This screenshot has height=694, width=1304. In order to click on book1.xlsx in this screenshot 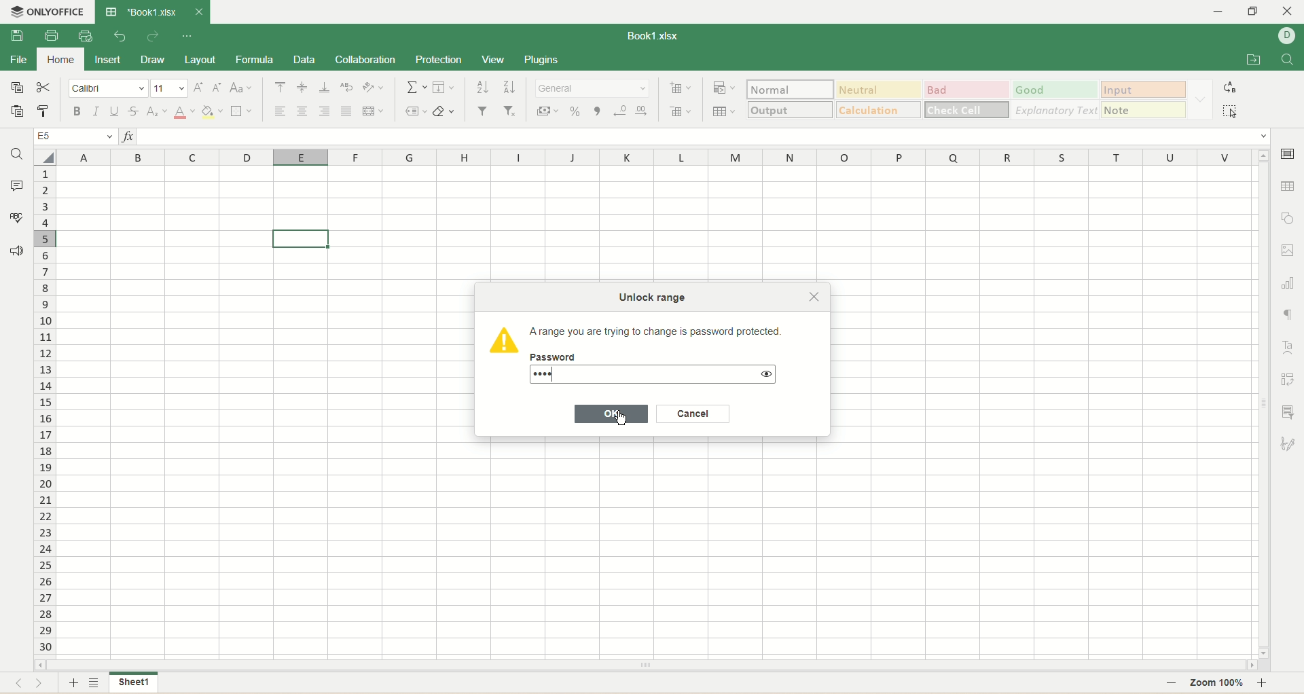, I will do `click(659, 37)`.